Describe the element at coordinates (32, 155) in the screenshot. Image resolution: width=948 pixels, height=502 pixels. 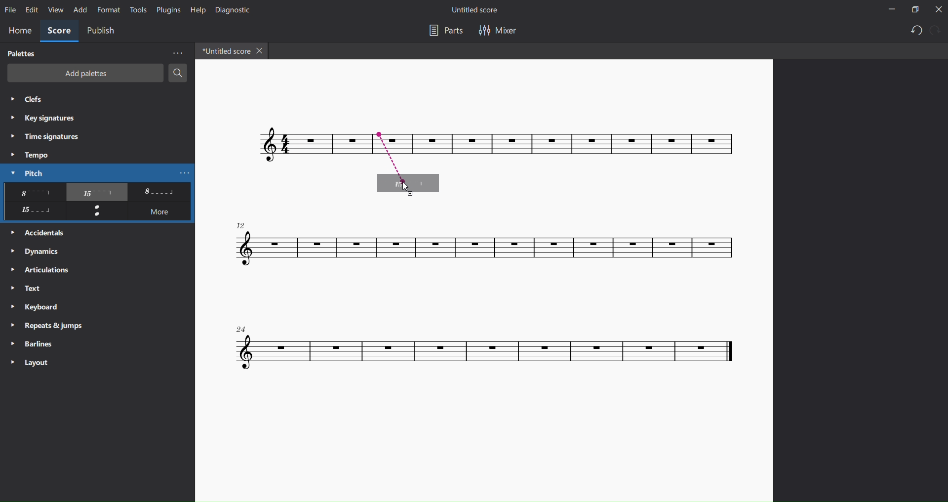
I see `tempo` at that location.